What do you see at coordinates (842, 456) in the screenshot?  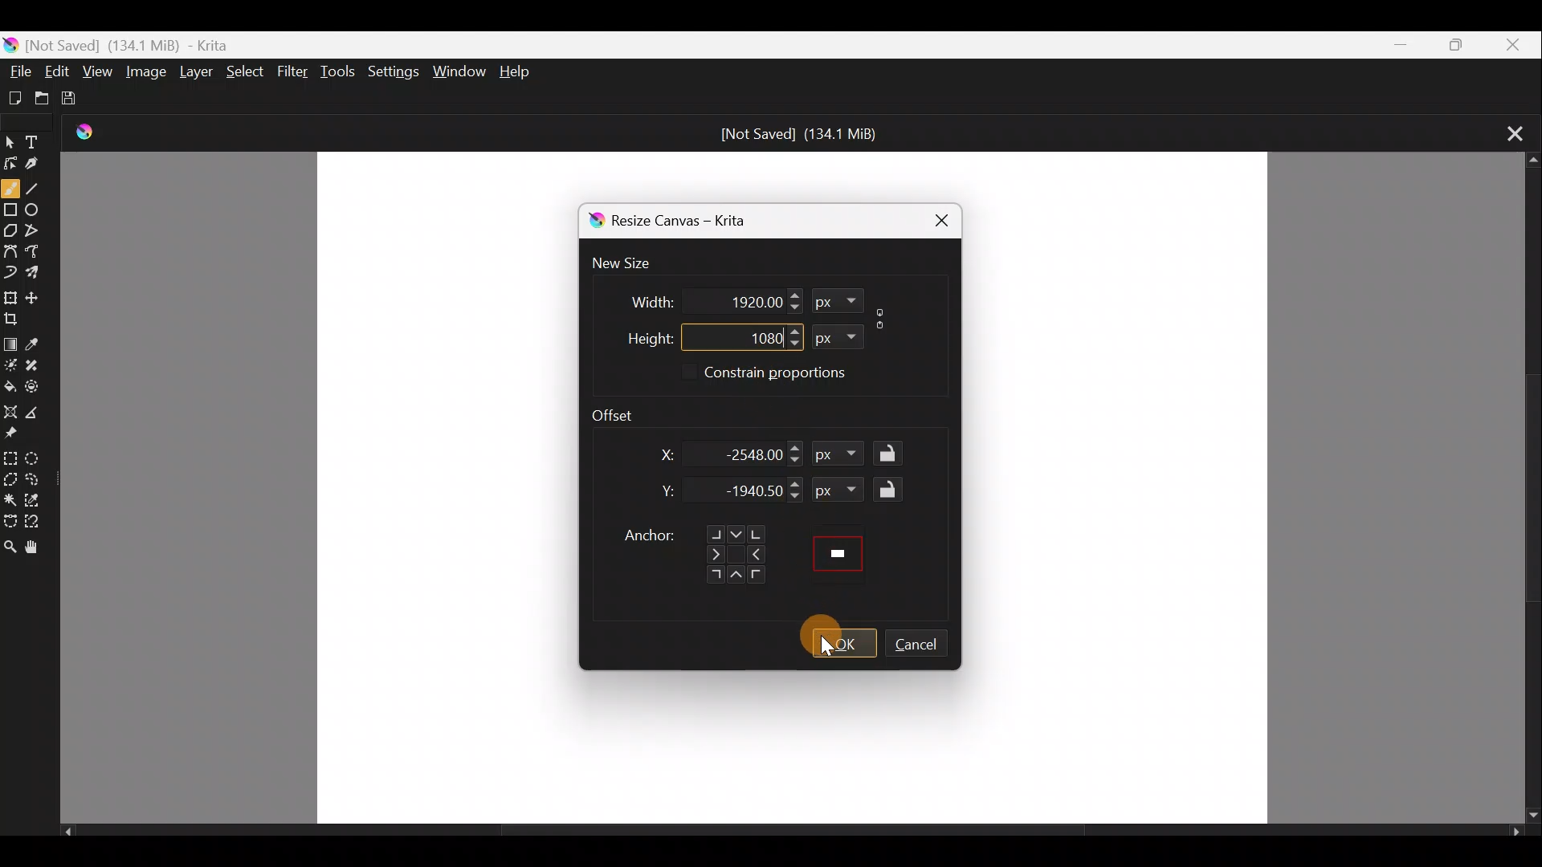 I see `px` at bounding box center [842, 456].